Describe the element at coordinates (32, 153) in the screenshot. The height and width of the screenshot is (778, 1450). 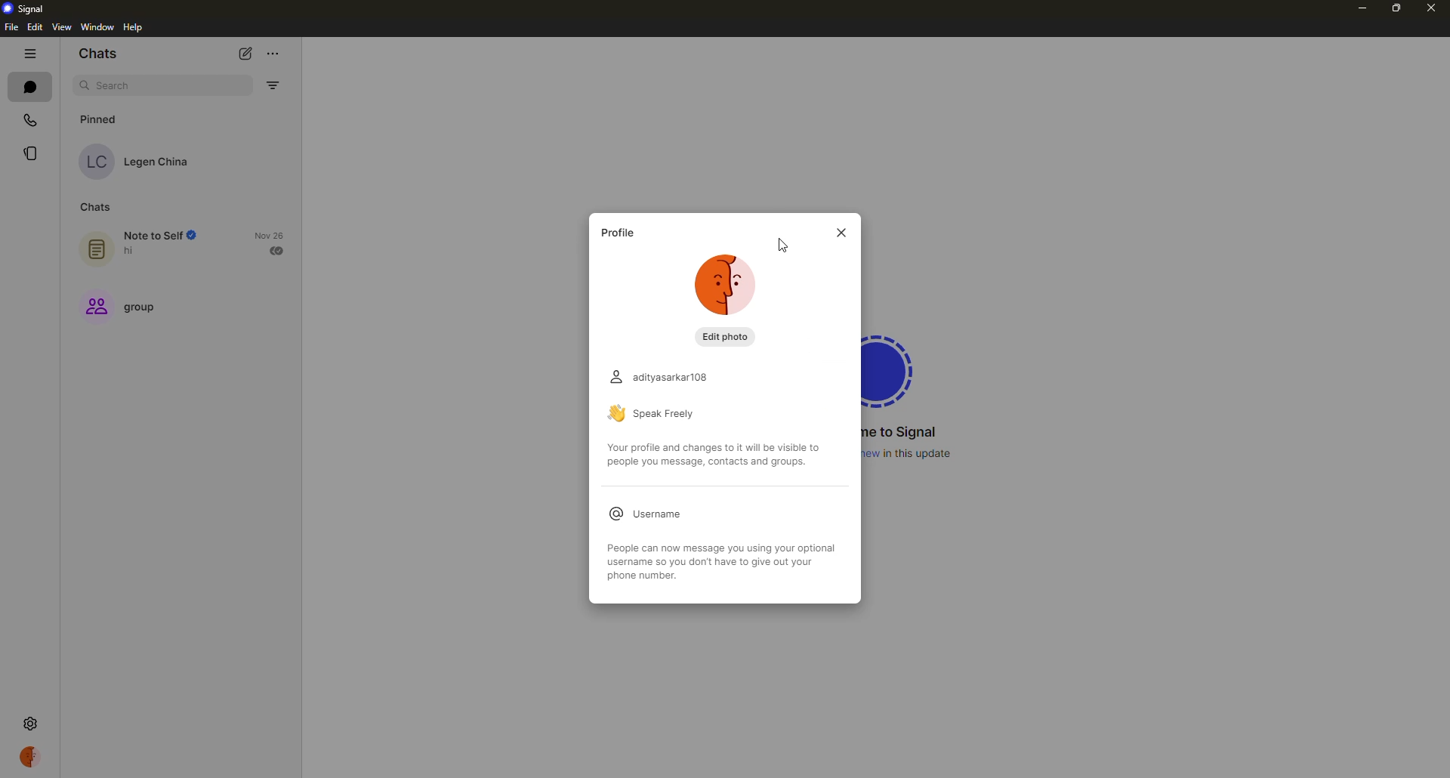
I see `stories` at that location.